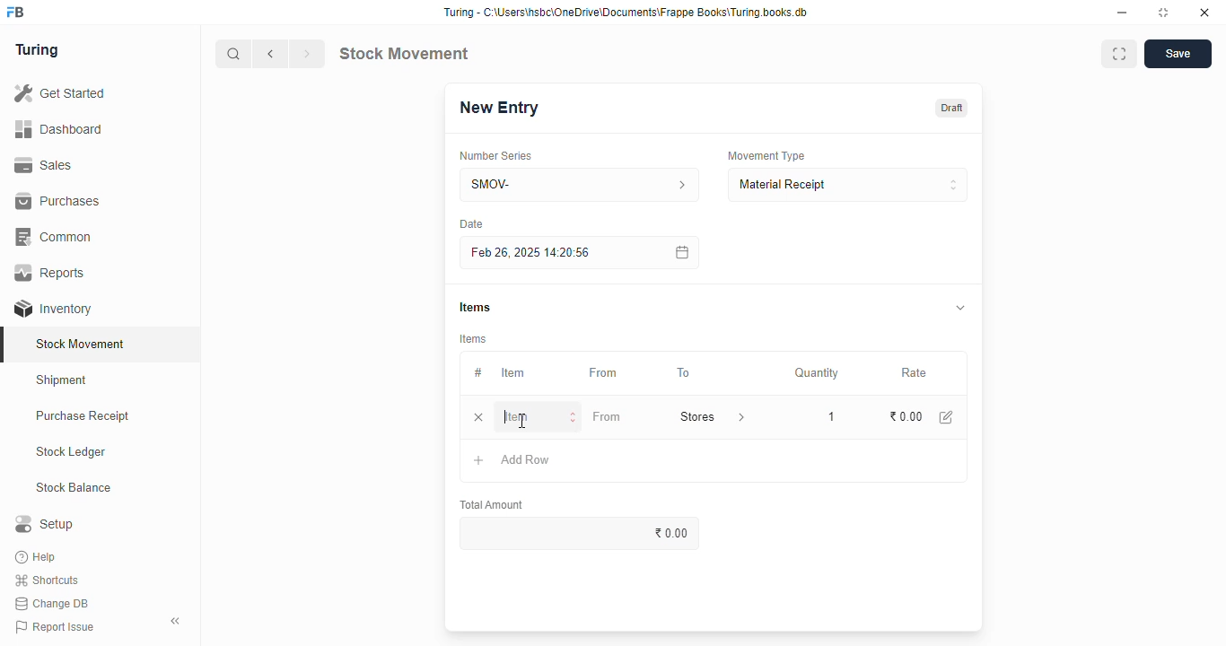 Image resolution: width=1226 pixels, height=646 pixels. What do you see at coordinates (521, 421) in the screenshot?
I see `cursor` at bounding box center [521, 421].